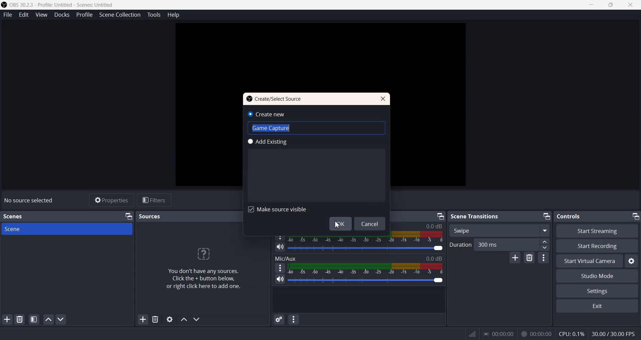 This screenshot has height=340, width=641. Describe the element at coordinates (111, 200) in the screenshot. I see `Properties` at that location.